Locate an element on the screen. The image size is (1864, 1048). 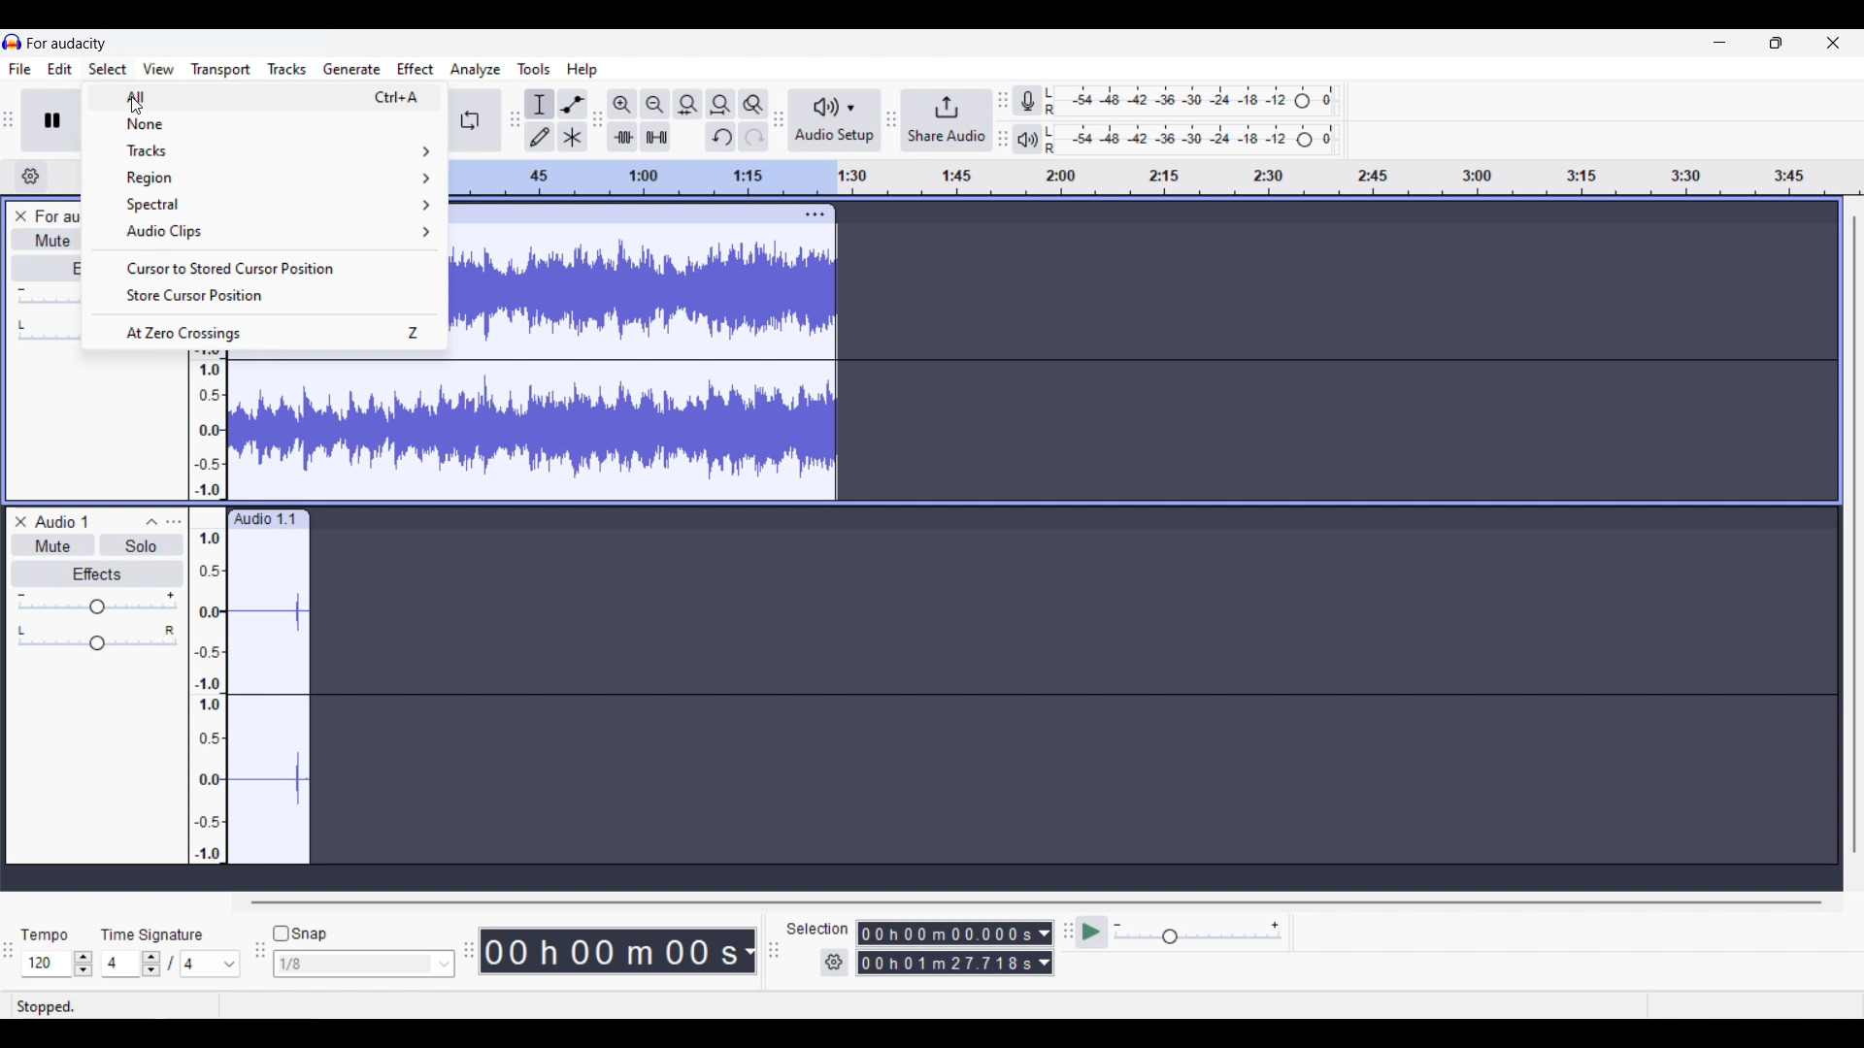
mute is located at coordinates (52, 546).